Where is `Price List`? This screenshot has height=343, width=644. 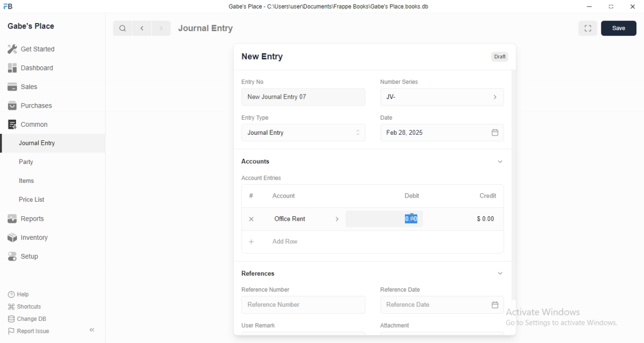
Price List is located at coordinates (31, 200).